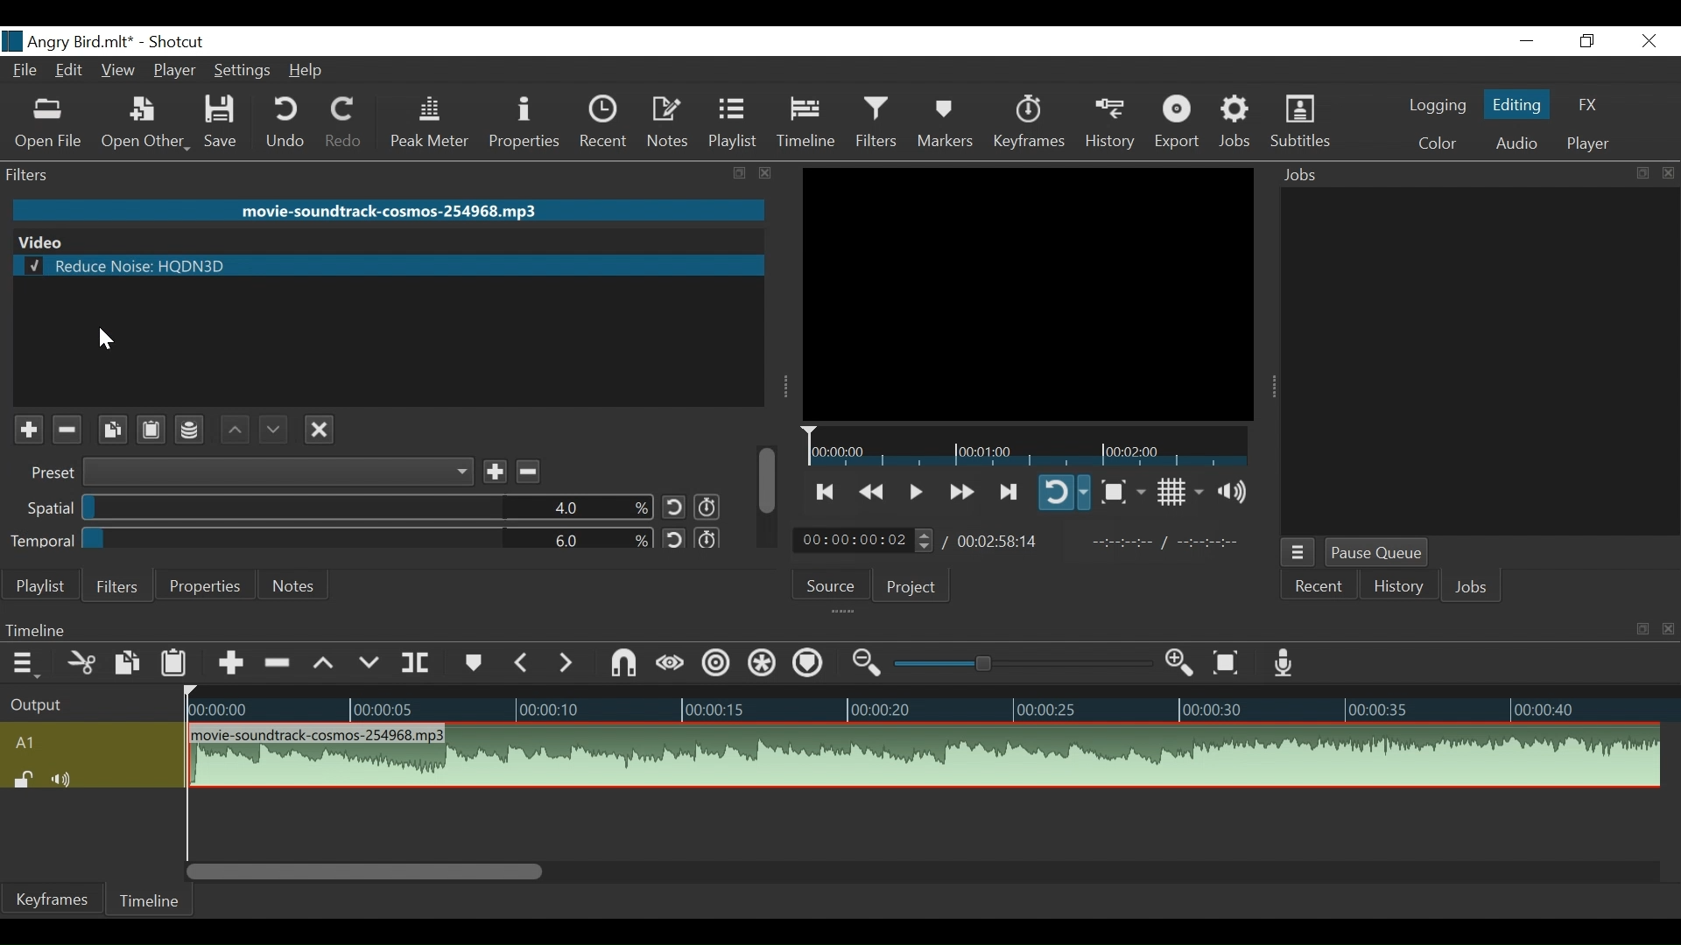 Image resolution: width=1681 pixels, height=945 pixels. What do you see at coordinates (1017, 664) in the screenshot?
I see `Zoom slider` at bounding box center [1017, 664].